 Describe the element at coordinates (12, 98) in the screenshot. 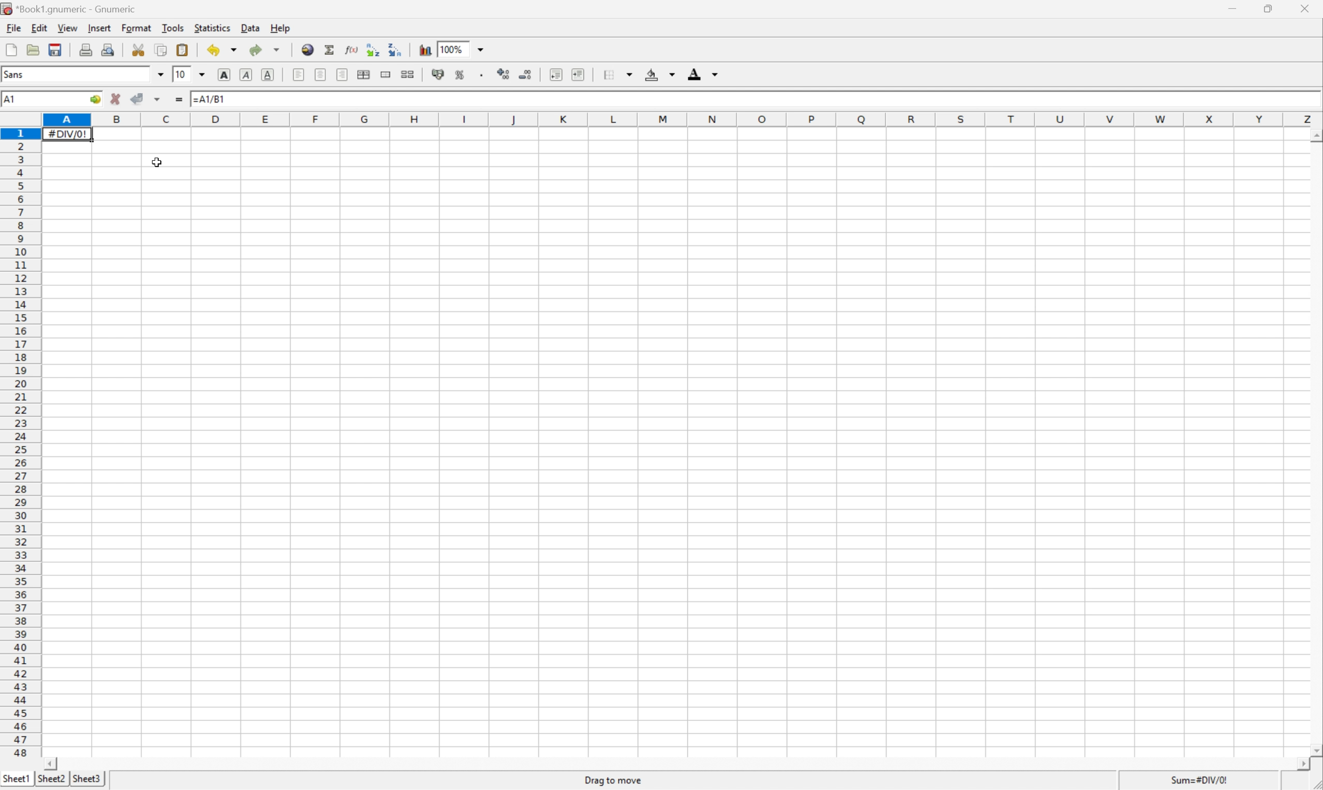

I see `A1` at that location.